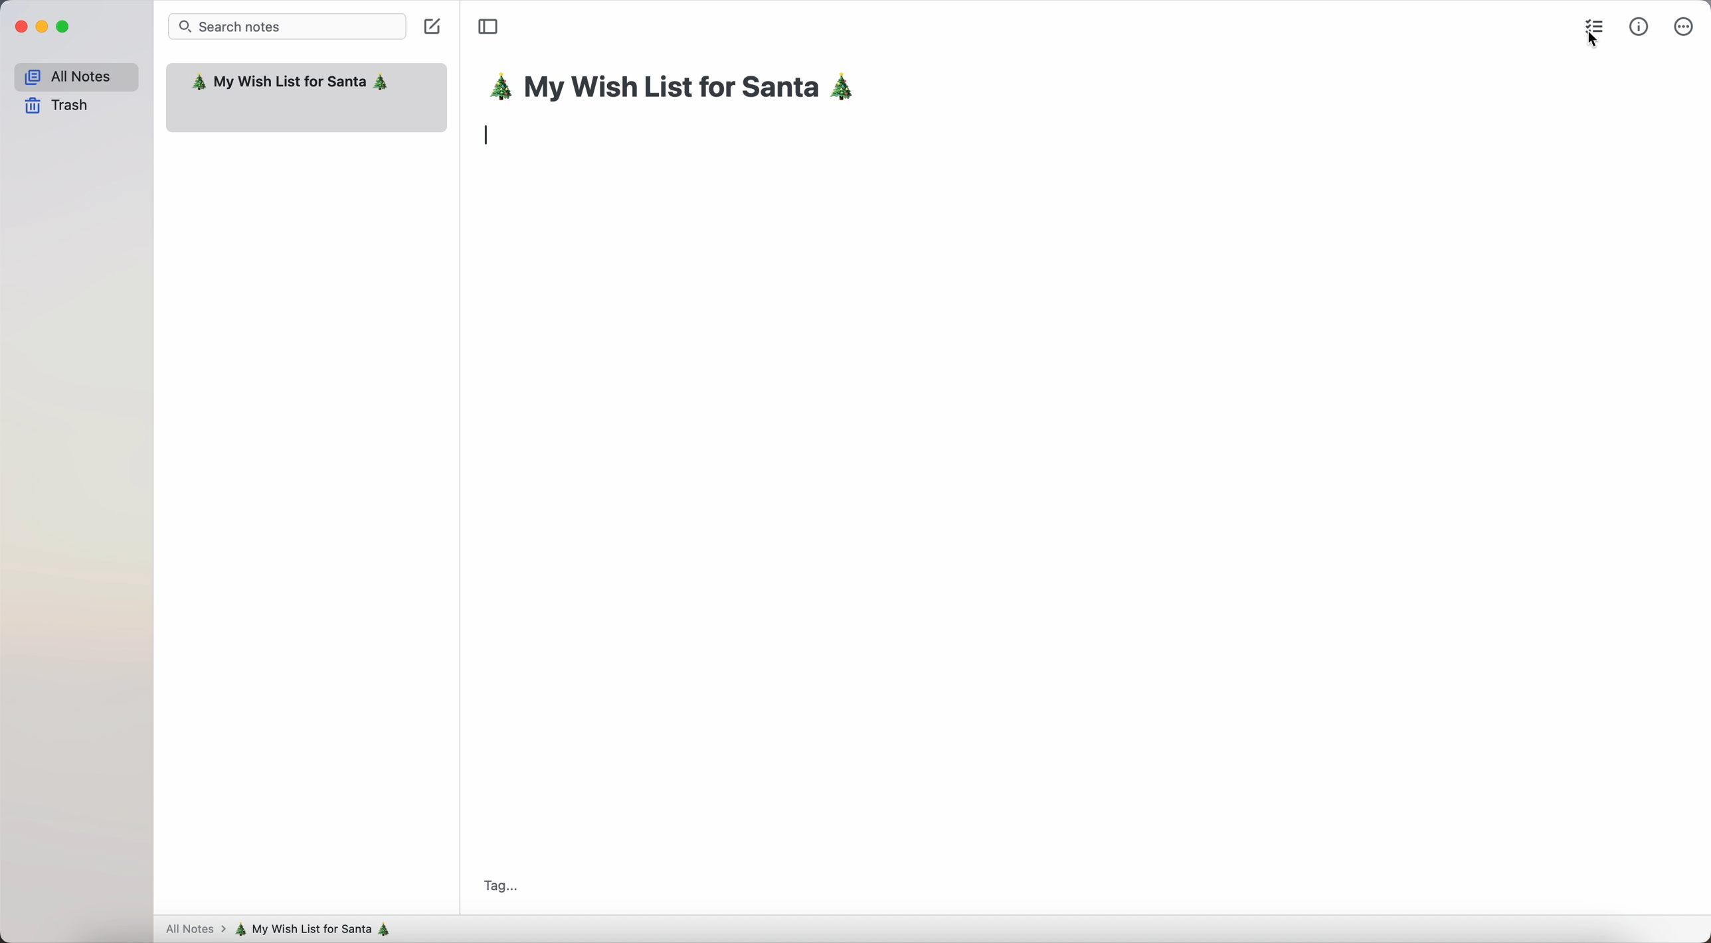  Describe the element at coordinates (1683, 25) in the screenshot. I see `more options` at that location.